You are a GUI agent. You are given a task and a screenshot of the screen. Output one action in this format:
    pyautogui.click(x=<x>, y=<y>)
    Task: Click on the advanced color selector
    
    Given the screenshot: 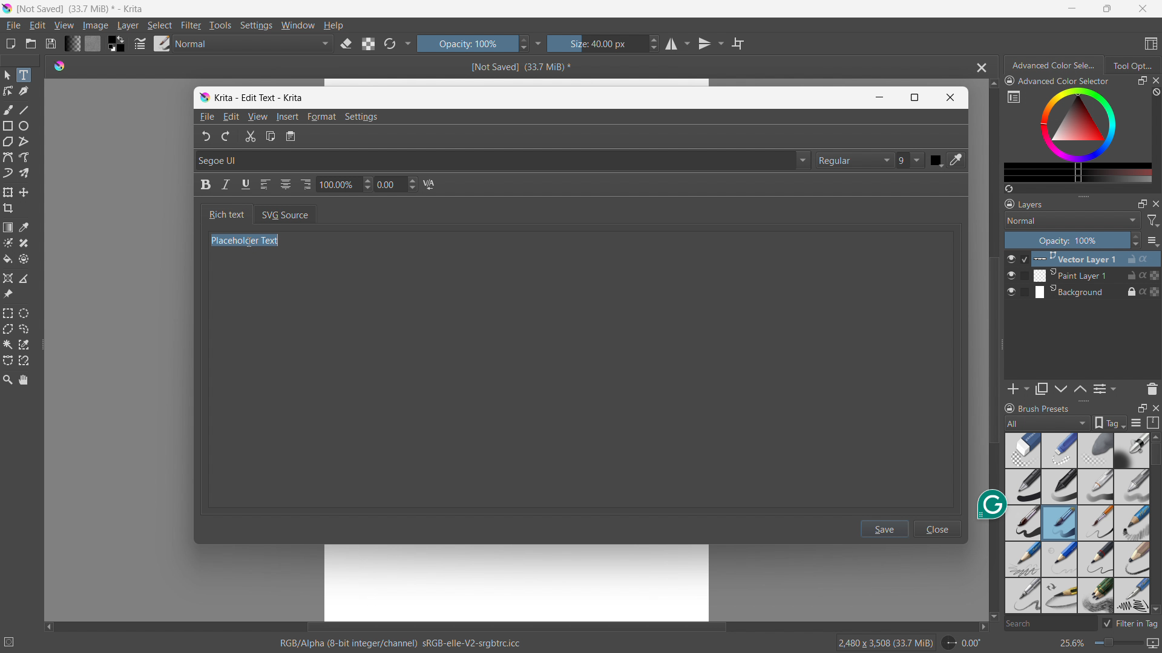 What is the action you would take?
    pyautogui.click(x=1057, y=80)
    